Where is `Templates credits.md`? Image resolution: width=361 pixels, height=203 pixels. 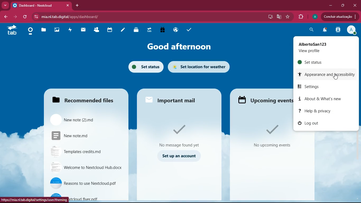 Templates credits.md is located at coordinates (76, 151).